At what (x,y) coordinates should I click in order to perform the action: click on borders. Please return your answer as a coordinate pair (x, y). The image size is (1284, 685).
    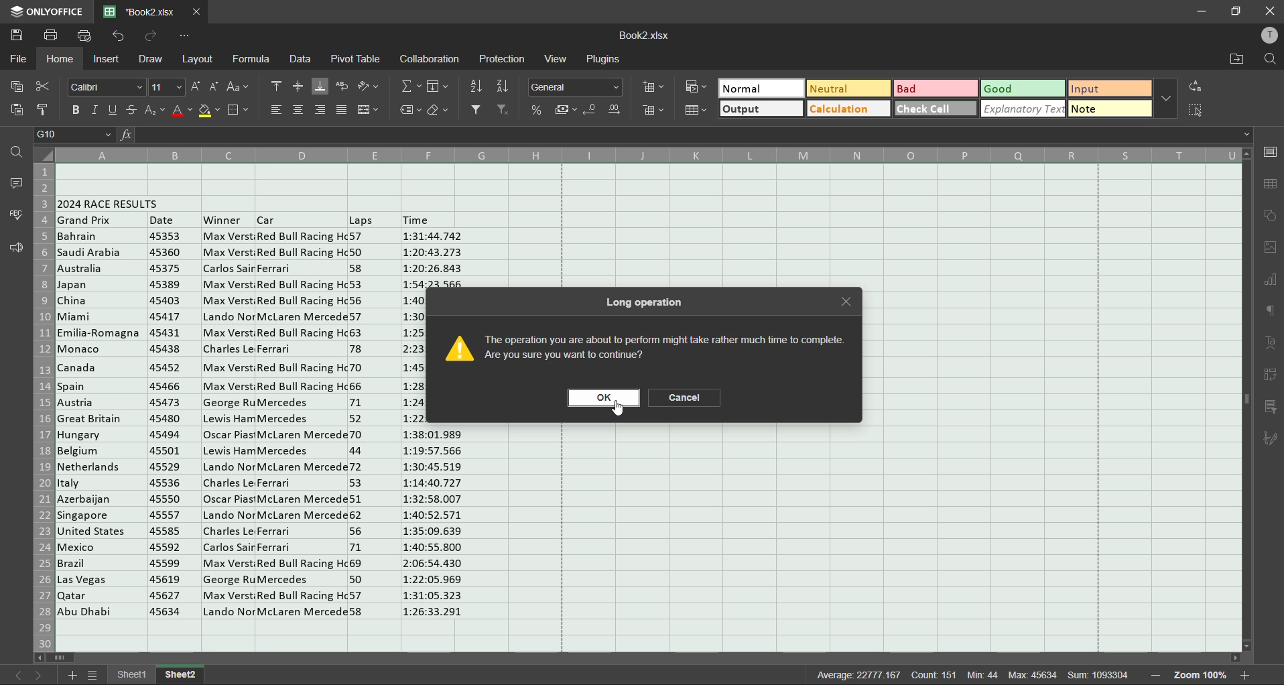
    Looking at the image, I should click on (239, 112).